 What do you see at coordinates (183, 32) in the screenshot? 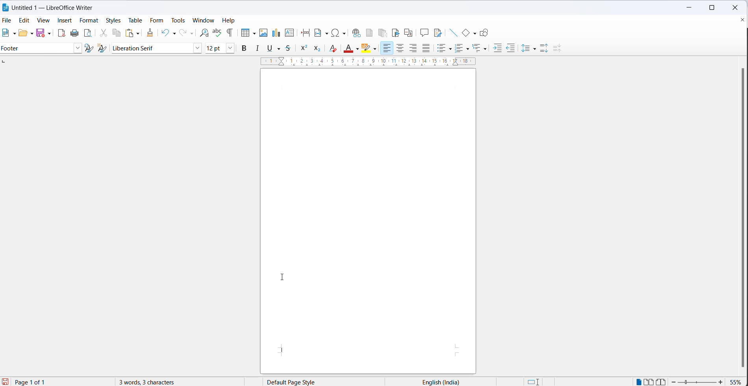
I see `redo` at bounding box center [183, 32].